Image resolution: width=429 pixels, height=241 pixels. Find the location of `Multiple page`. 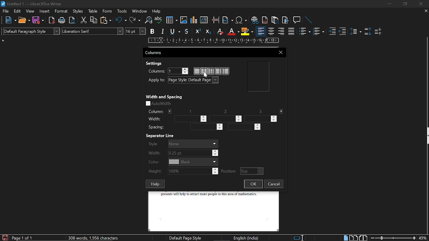

Multiple page is located at coordinates (354, 237).